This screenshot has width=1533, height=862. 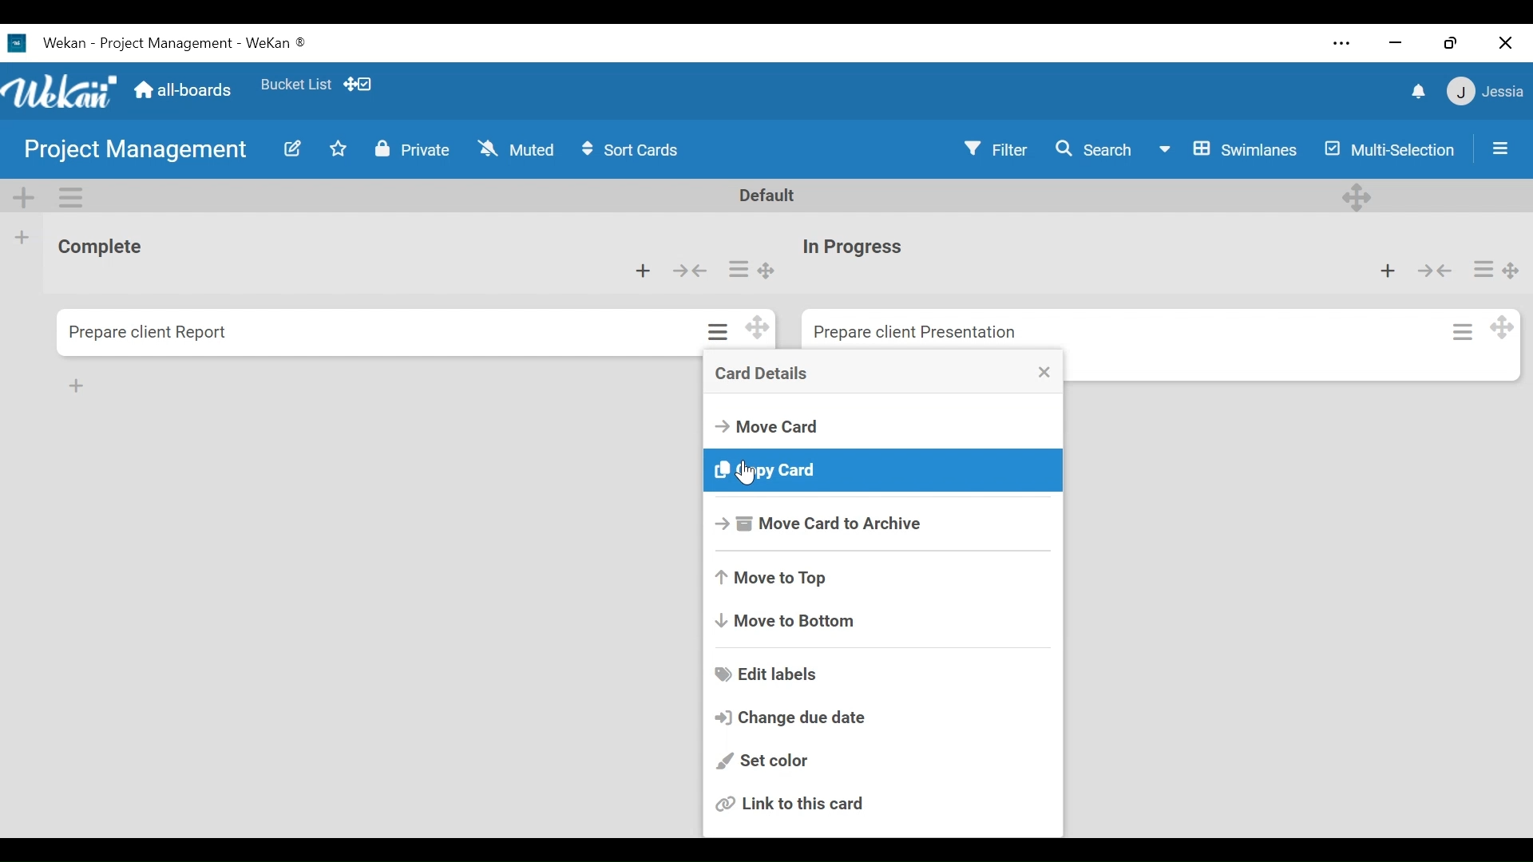 What do you see at coordinates (1507, 42) in the screenshot?
I see `Close` at bounding box center [1507, 42].